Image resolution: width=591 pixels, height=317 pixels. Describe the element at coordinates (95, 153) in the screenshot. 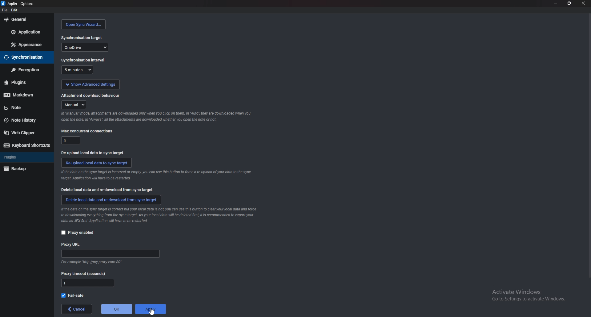

I see `re upload local data to sync target` at that location.